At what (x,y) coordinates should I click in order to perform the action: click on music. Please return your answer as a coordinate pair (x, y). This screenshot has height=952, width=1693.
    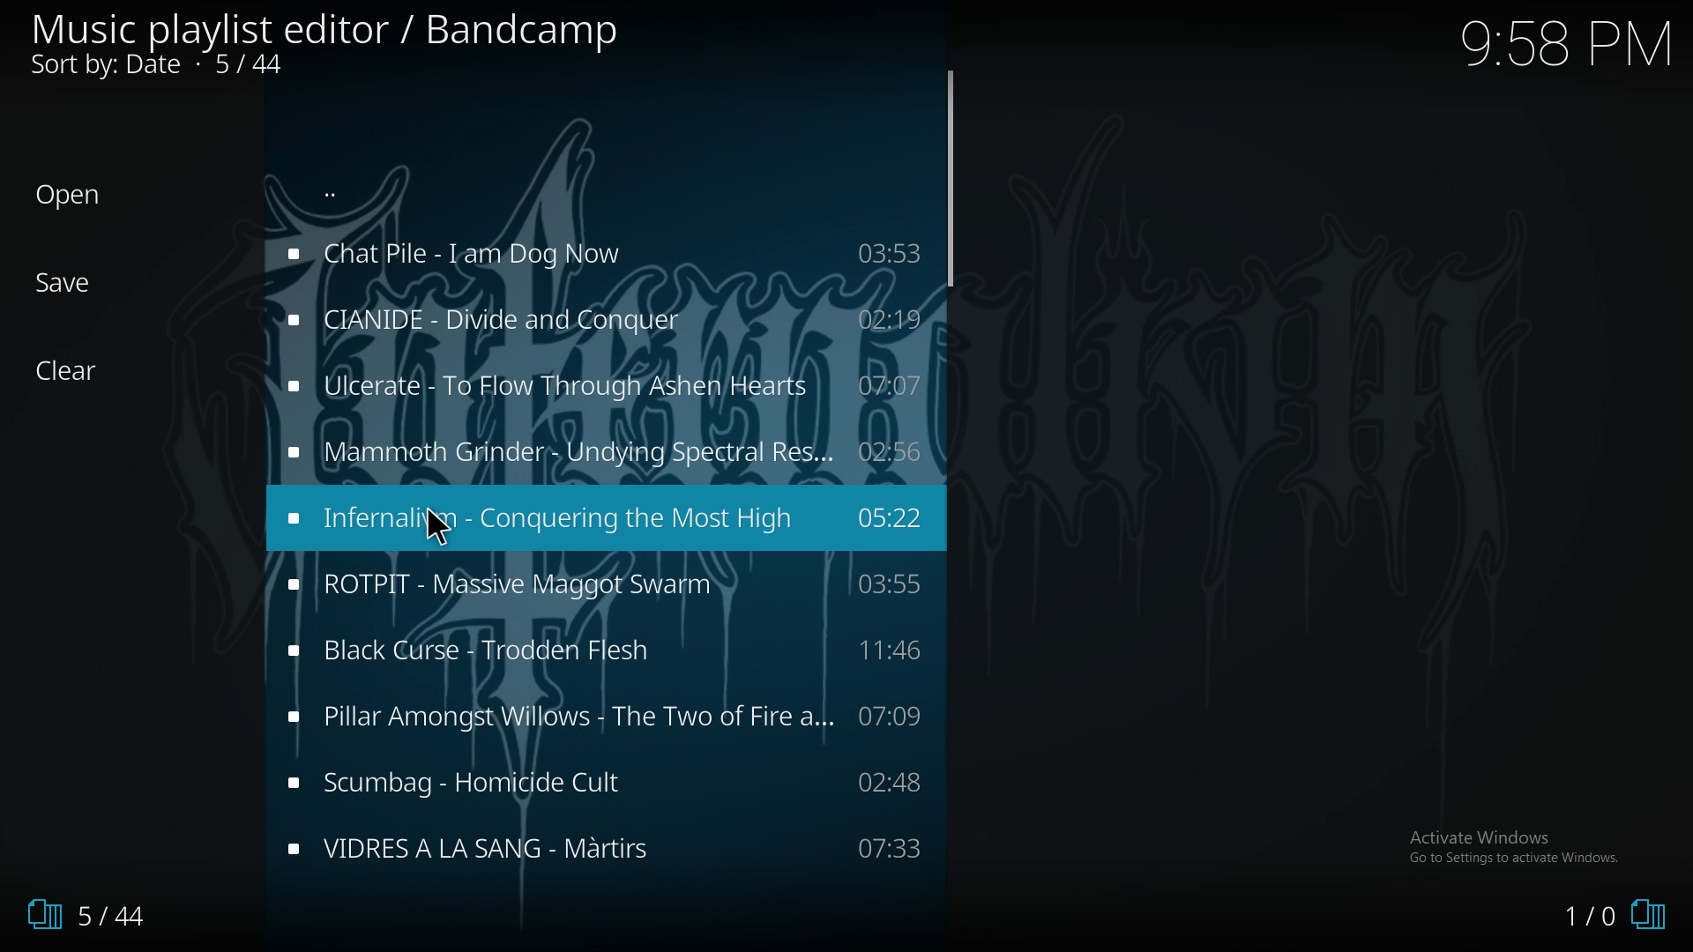
    Looking at the image, I should click on (600, 320).